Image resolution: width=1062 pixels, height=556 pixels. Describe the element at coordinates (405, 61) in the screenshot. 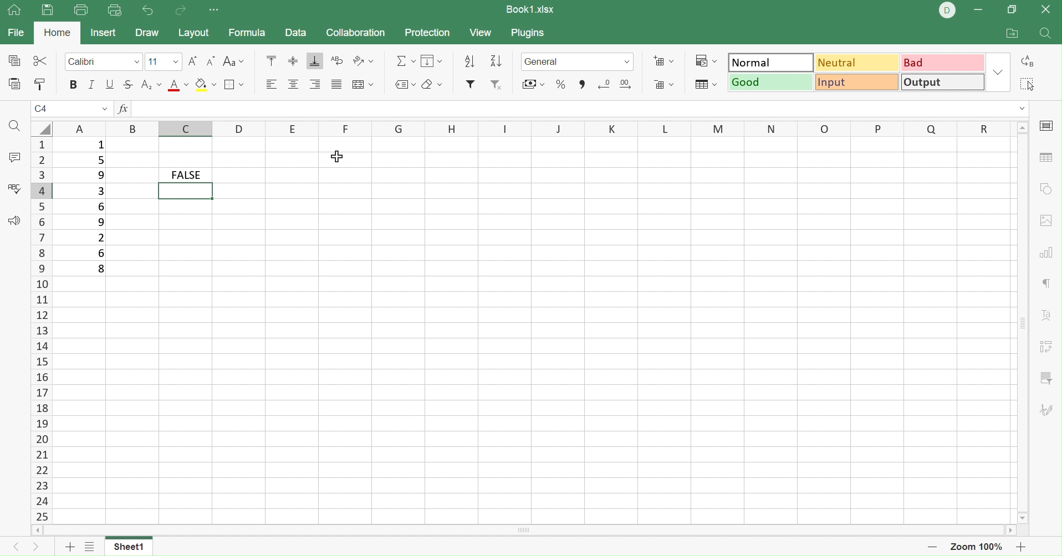

I see `Summation` at that location.